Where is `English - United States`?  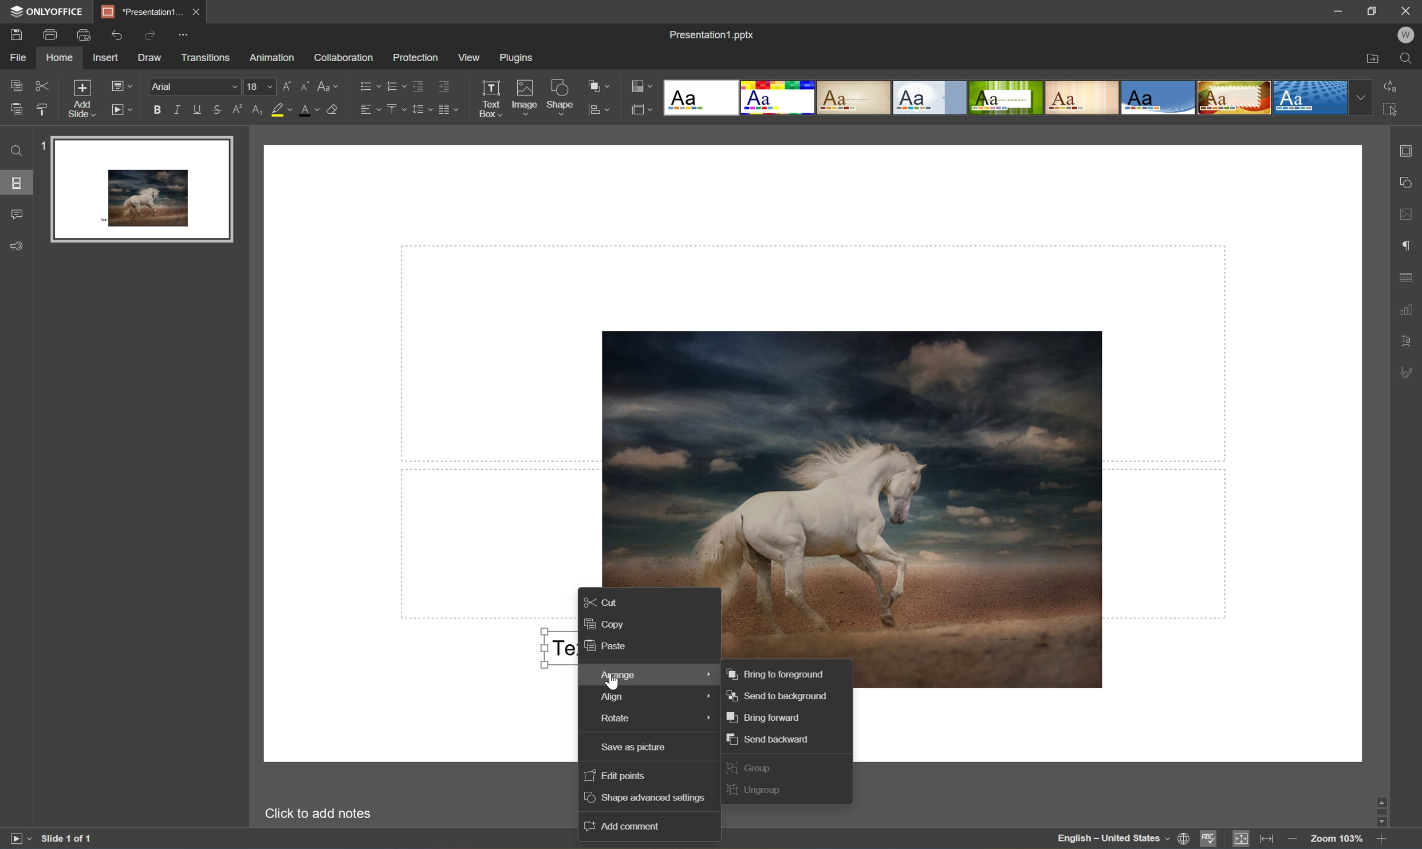
English - United States is located at coordinates (1112, 840).